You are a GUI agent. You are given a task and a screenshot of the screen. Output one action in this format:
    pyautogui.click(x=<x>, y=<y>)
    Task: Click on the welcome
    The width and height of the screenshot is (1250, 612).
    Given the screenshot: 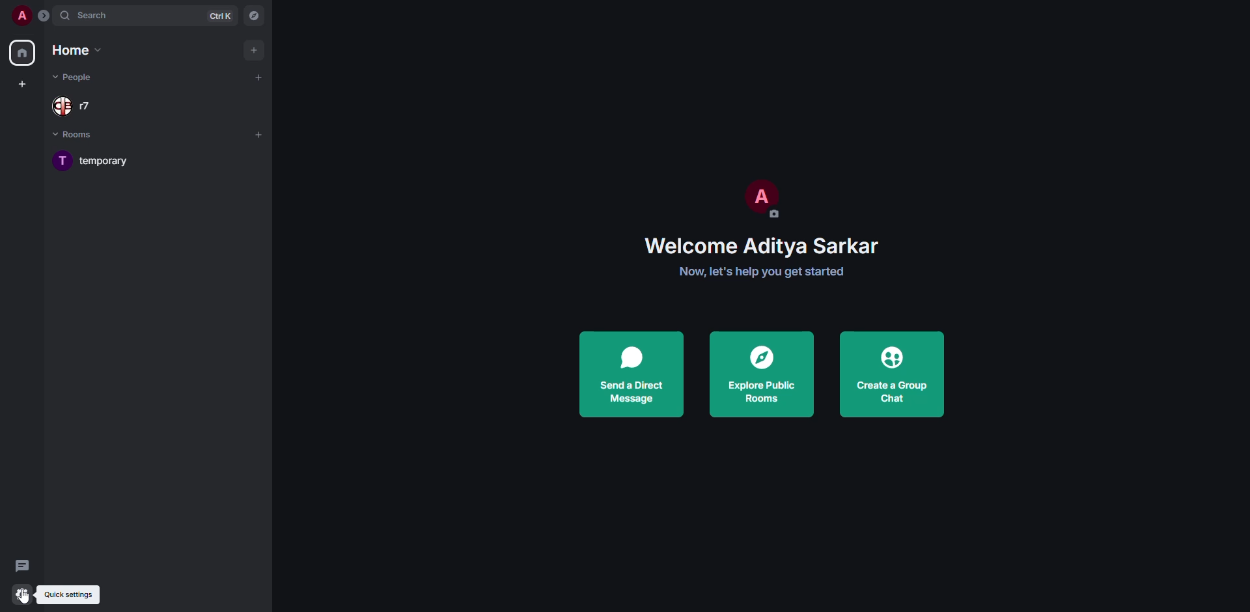 What is the action you would take?
    pyautogui.click(x=764, y=244)
    